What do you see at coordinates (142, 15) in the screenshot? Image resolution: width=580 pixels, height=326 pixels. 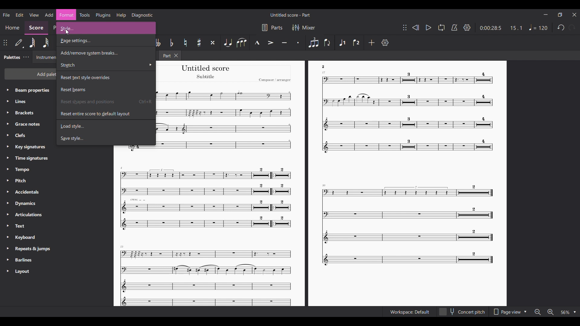 I see `Diagnostic menu` at bounding box center [142, 15].